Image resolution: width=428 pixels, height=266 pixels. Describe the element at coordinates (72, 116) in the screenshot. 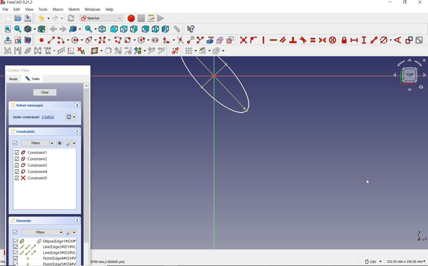

I see `settings` at that location.